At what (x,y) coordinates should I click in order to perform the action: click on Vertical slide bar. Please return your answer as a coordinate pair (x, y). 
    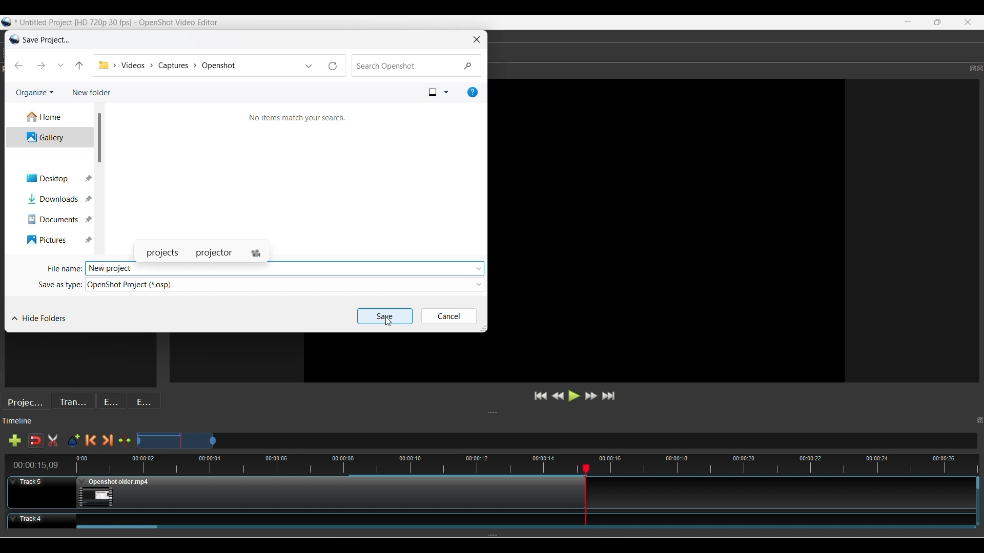
    Looking at the image, I should click on (978, 482).